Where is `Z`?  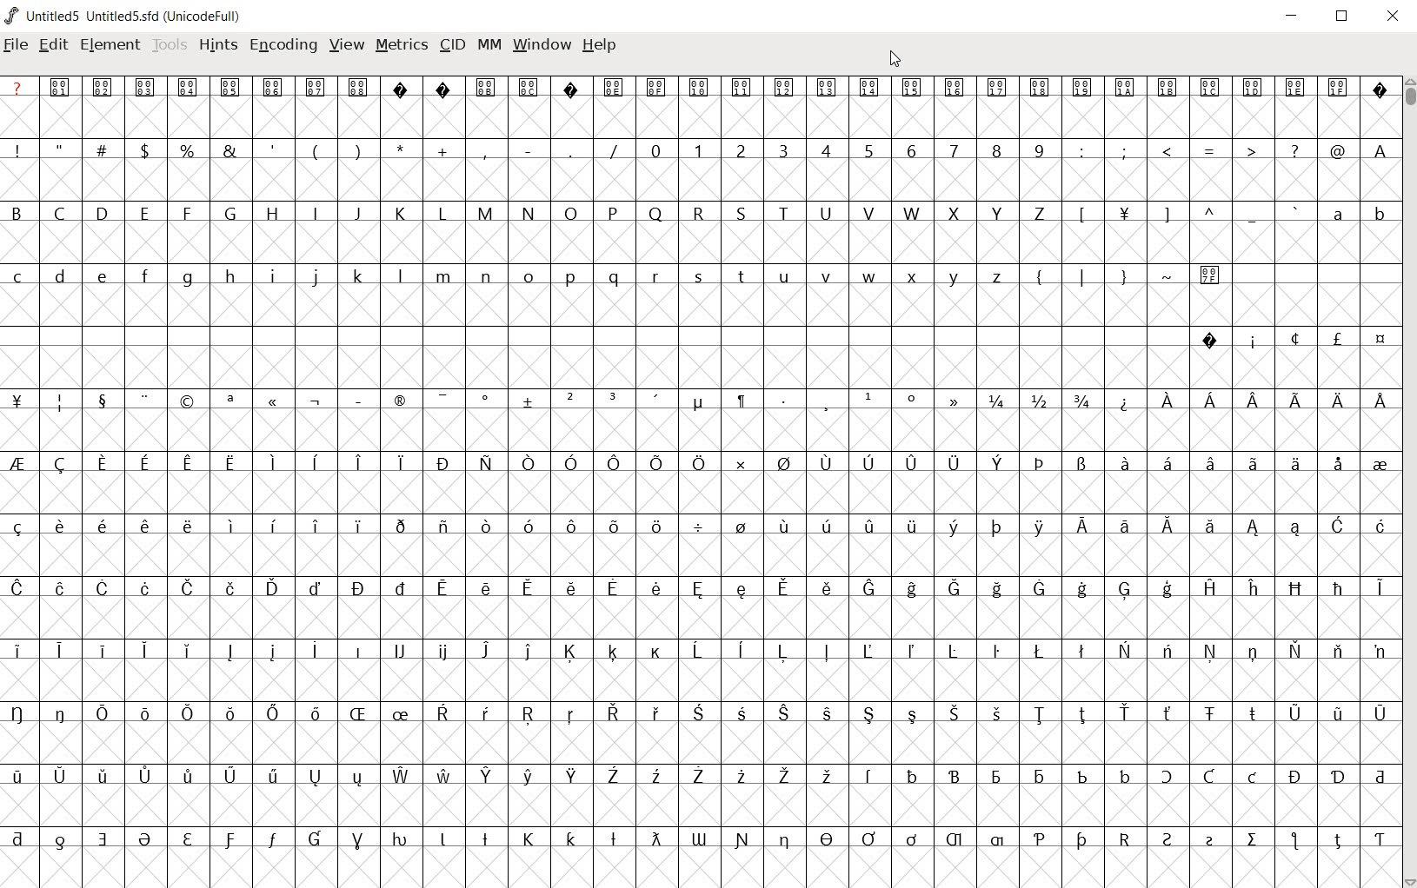
Z is located at coordinates (1040, 215).